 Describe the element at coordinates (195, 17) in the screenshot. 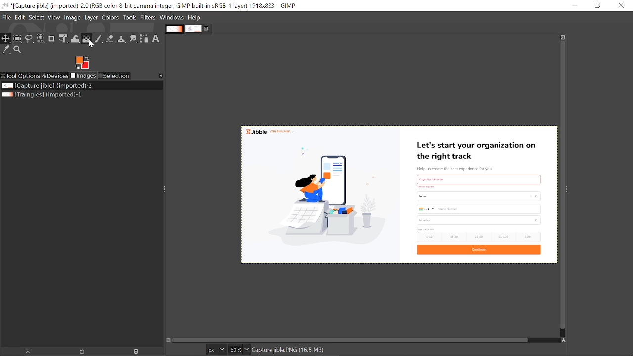

I see `Help` at that location.